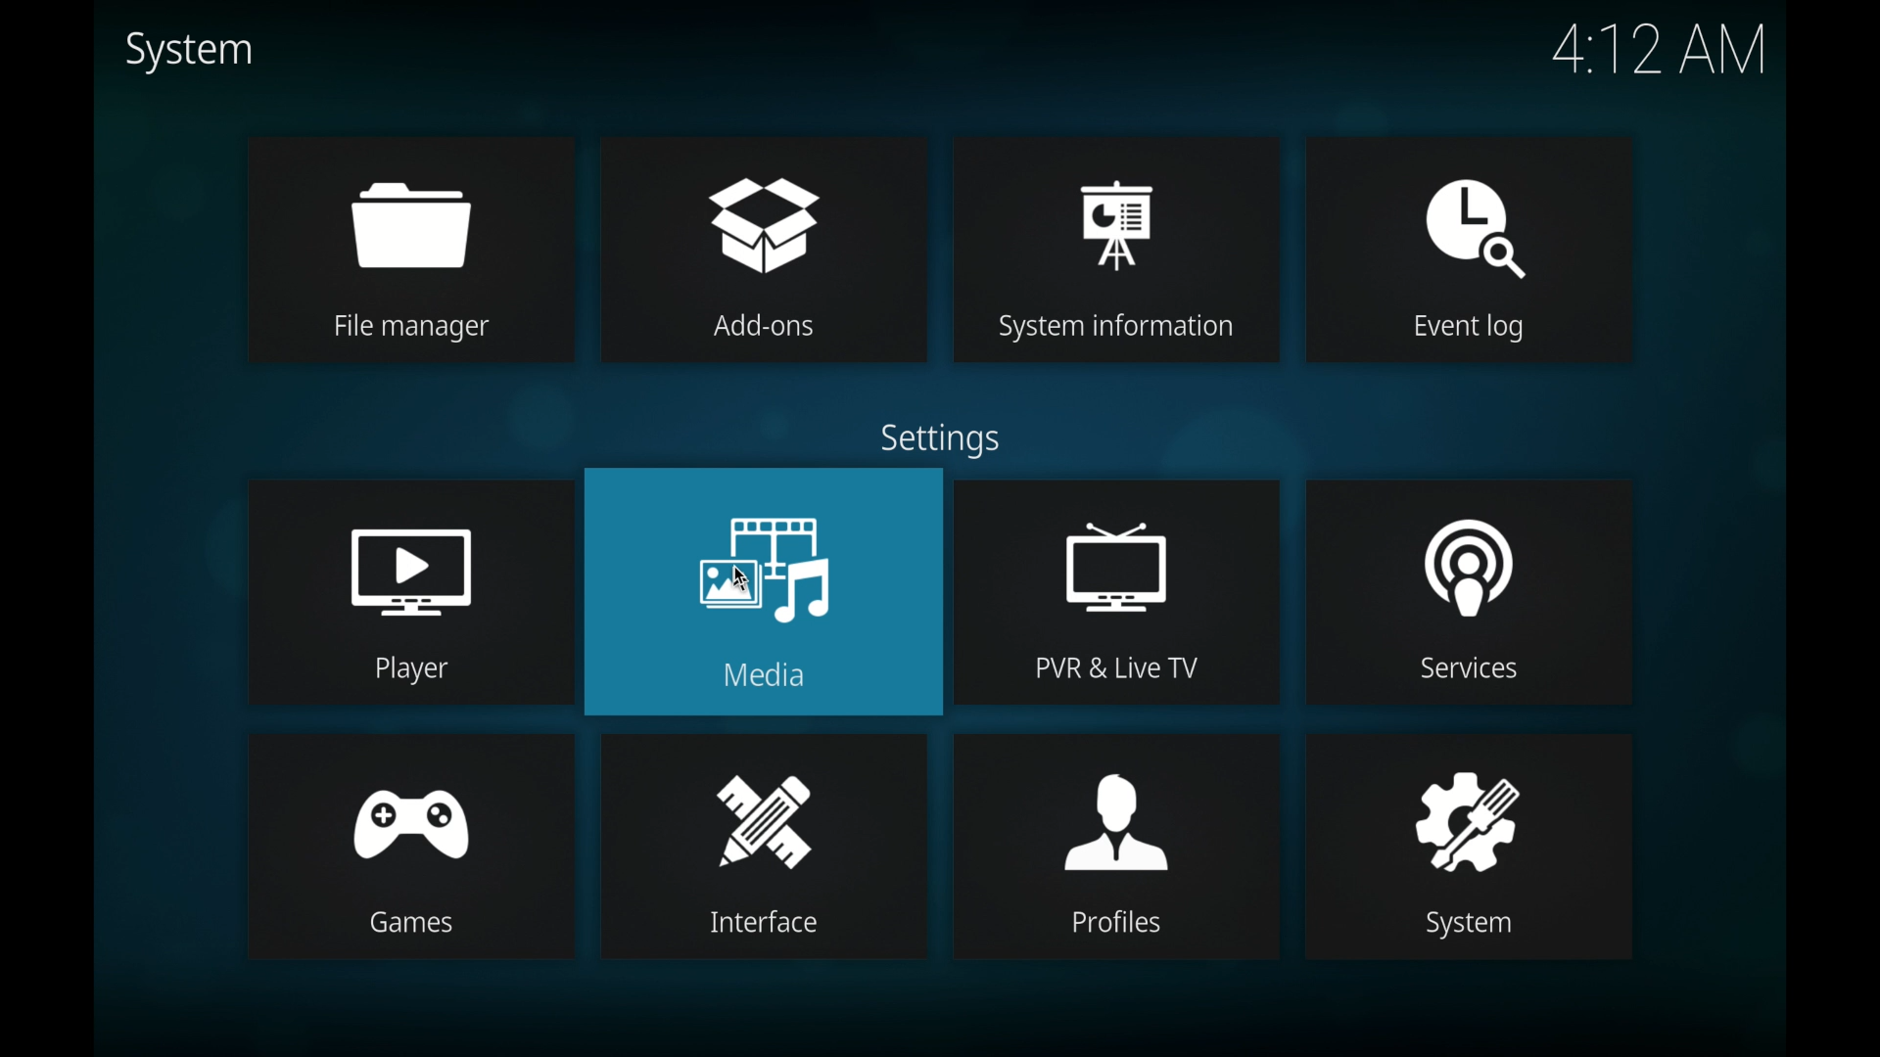 The image size is (1880, 1057). I want to click on media, so click(763, 547).